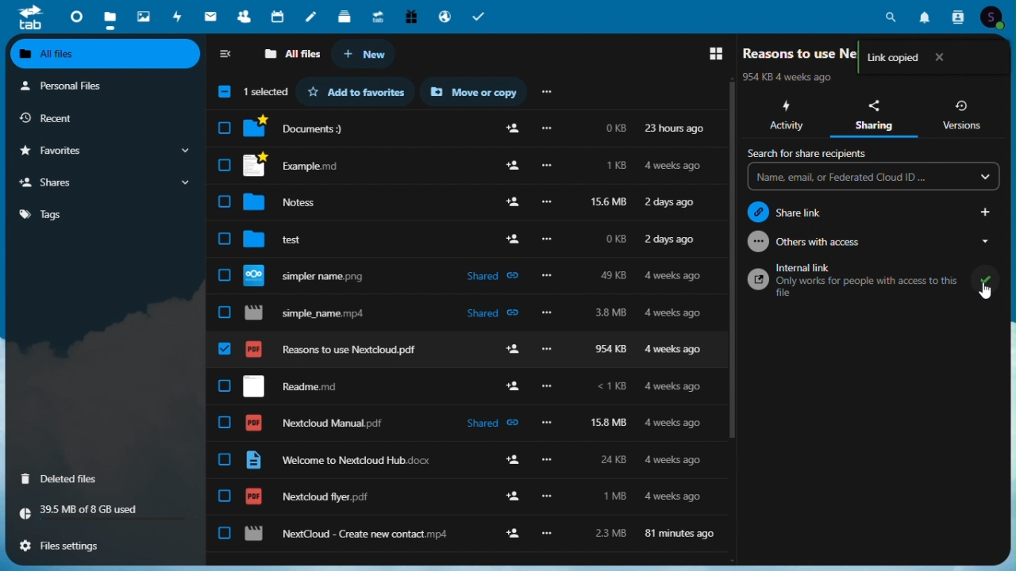  What do you see at coordinates (489, 313) in the screenshot?
I see `shared` at bounding box center [489, 313].